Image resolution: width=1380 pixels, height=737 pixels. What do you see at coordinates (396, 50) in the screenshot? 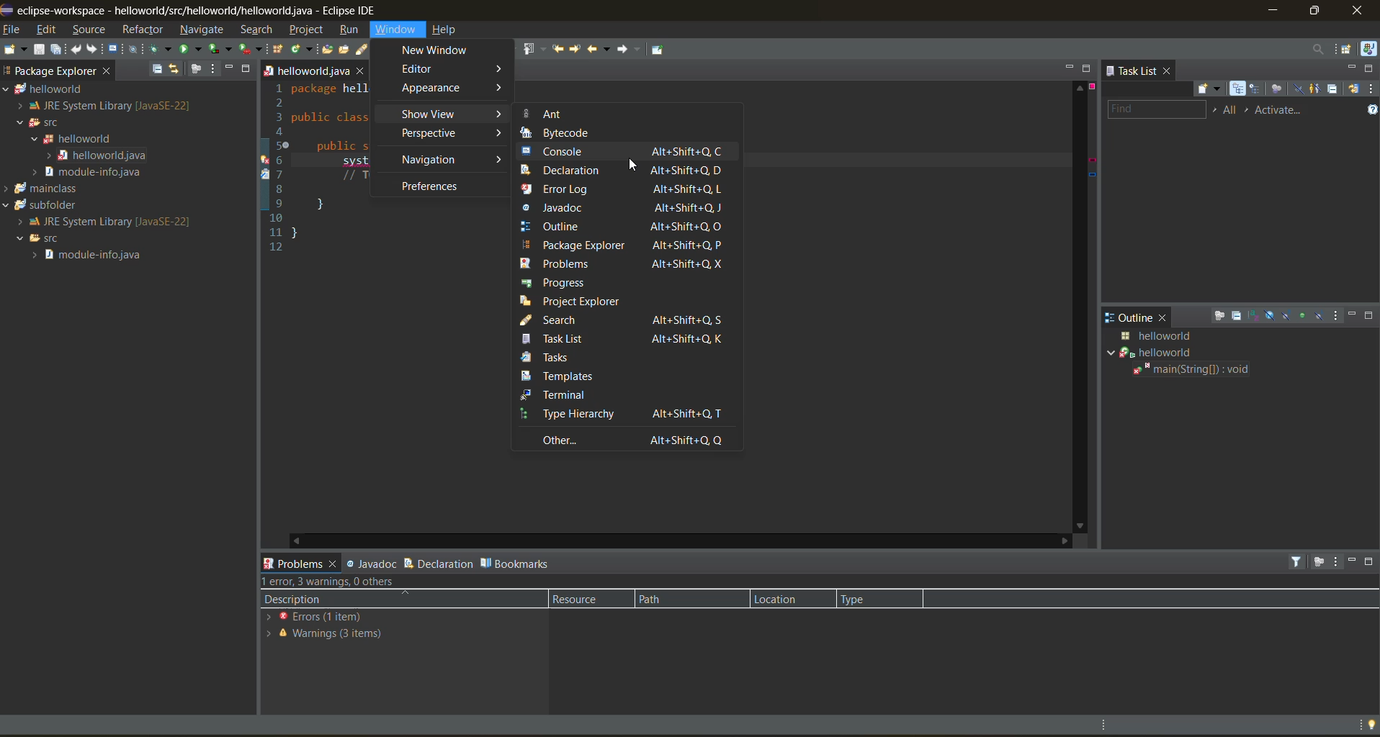
I see `toggle breadcrumb` at bounding box center [396, 50].